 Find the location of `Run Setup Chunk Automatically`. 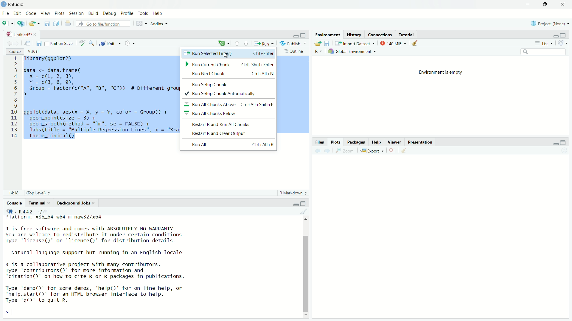

Run Setup Chunk Automatically is located at coordinates (229, 95).